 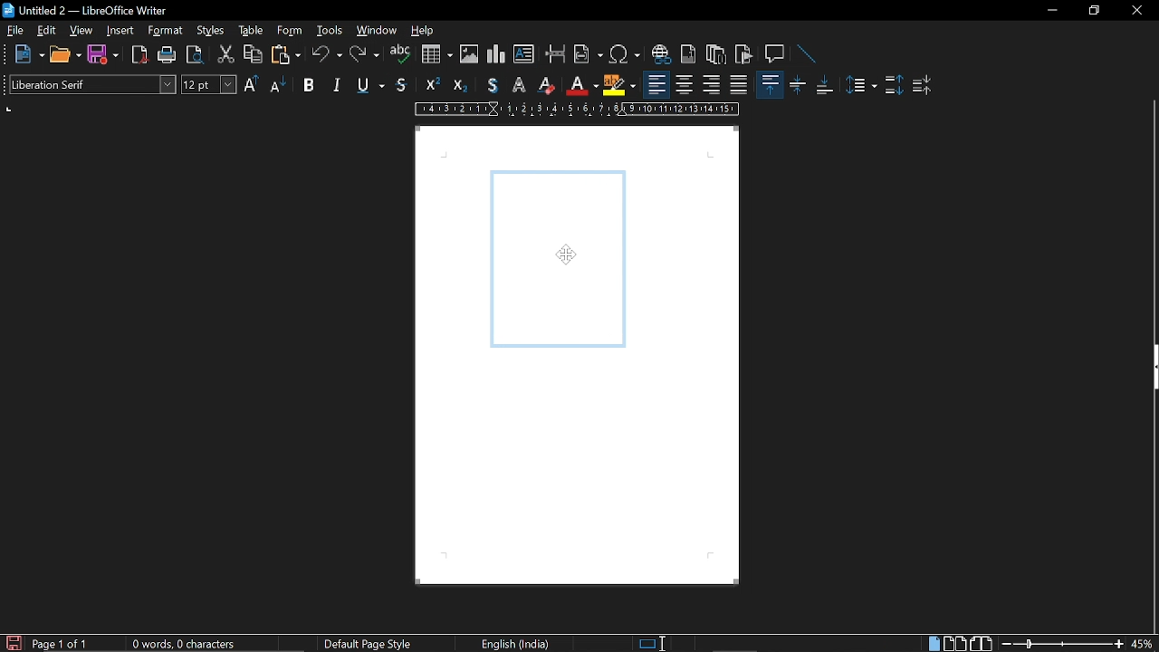 I want to click on Default: page style, so click(x=368, y=645).